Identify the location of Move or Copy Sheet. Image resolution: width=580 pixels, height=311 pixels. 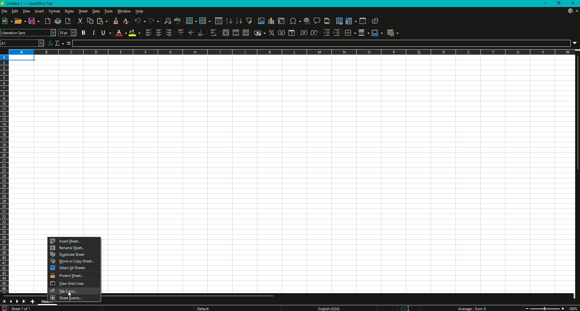
(74, 261).